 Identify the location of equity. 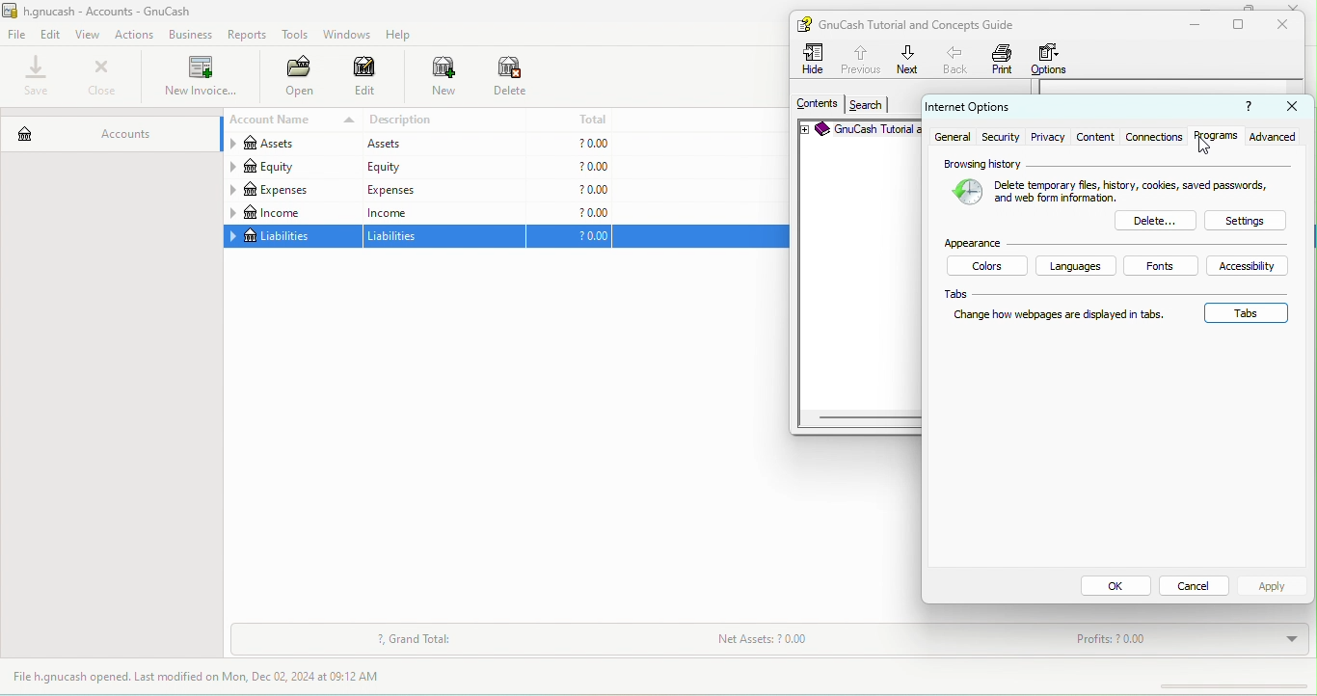
(290, 168).